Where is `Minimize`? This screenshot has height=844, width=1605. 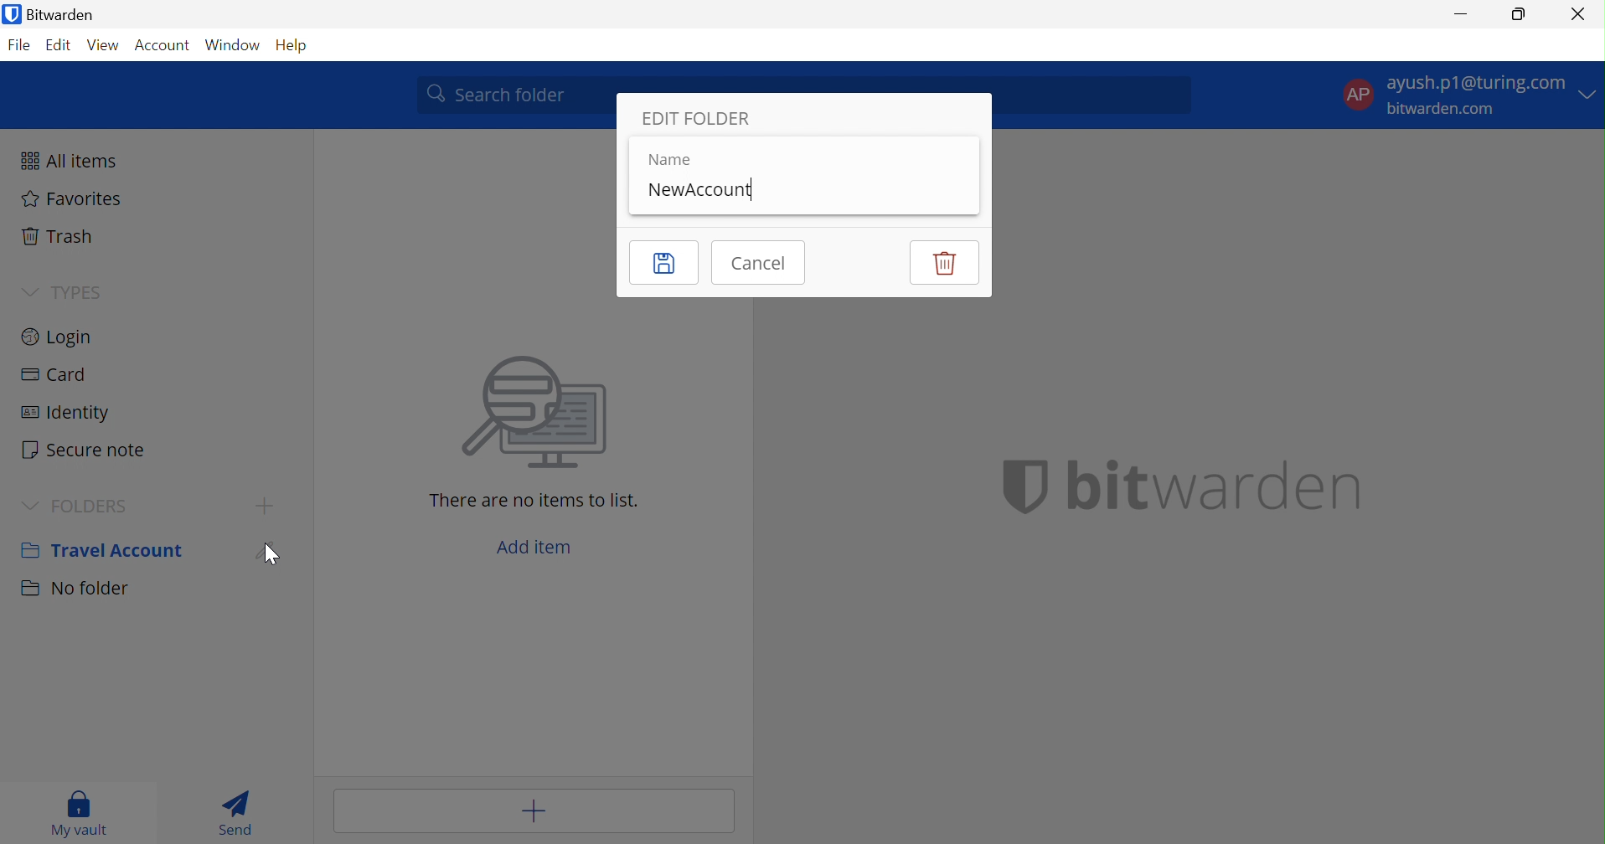
Minimize is located at coordinates (1458, 16).